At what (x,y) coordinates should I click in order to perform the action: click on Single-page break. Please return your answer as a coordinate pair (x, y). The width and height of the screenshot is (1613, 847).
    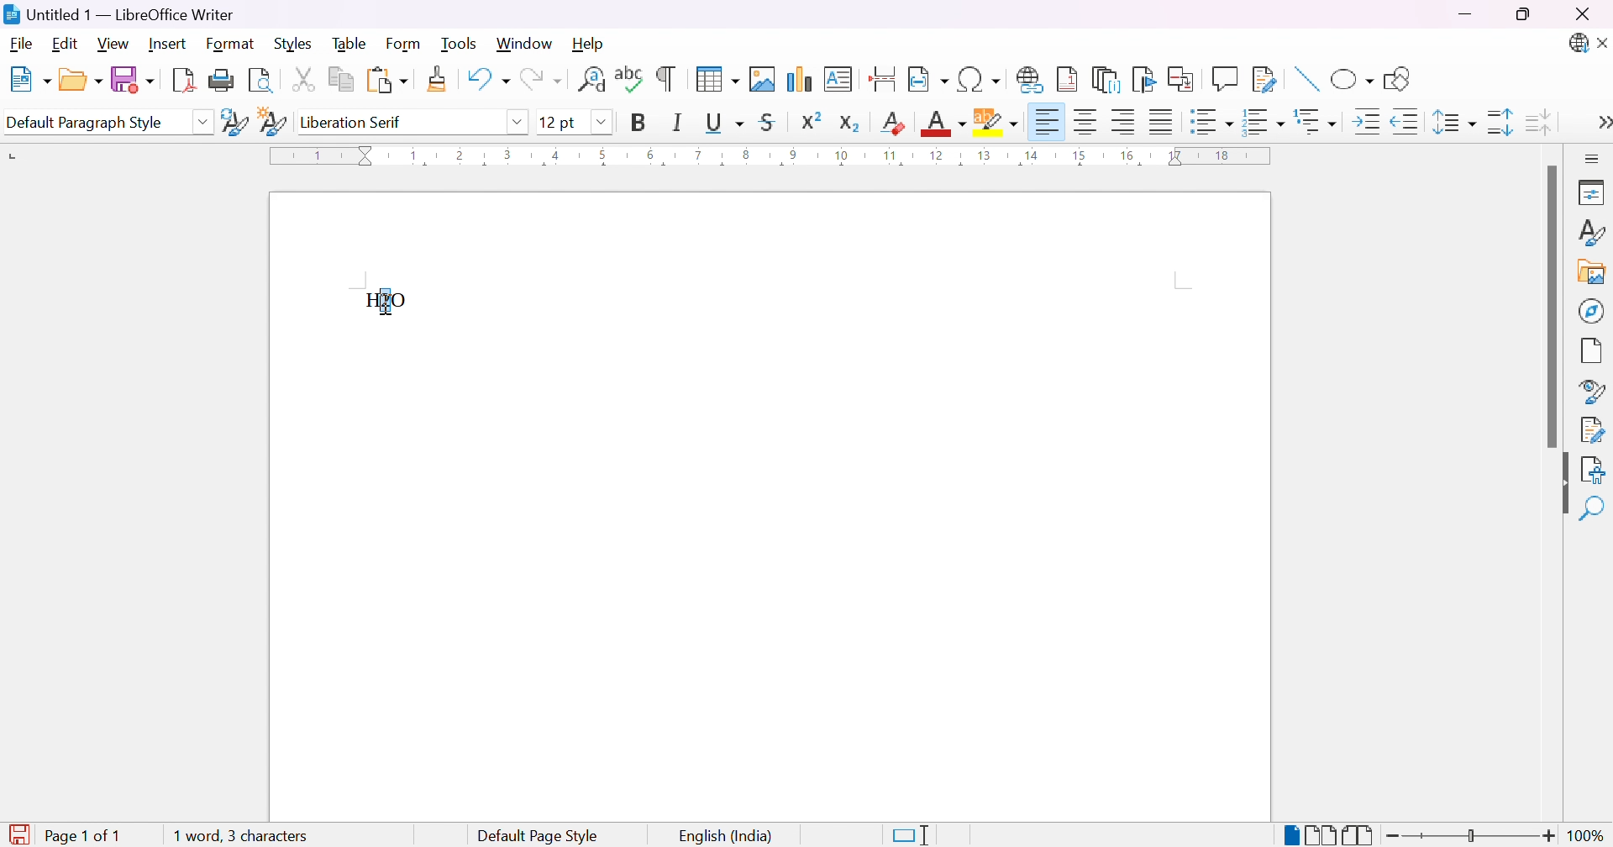
    Looking at the image, I should click on (1290, 836).